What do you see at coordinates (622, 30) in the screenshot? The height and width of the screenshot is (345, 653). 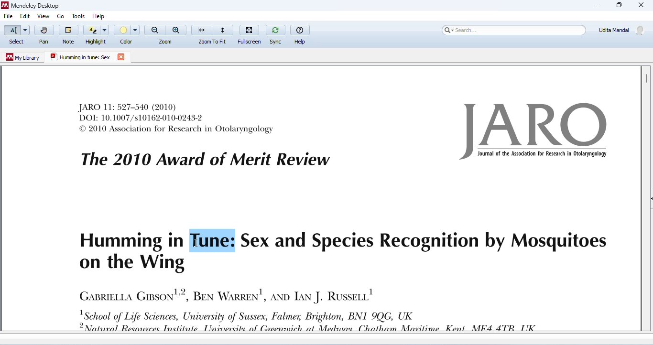 I see `account` at bounding box center [622, 30].